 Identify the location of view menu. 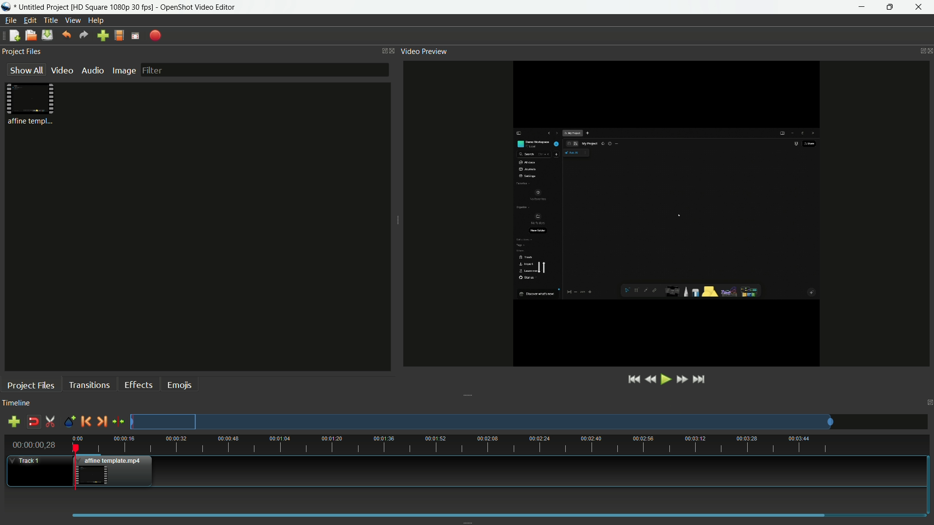
(73, 20).